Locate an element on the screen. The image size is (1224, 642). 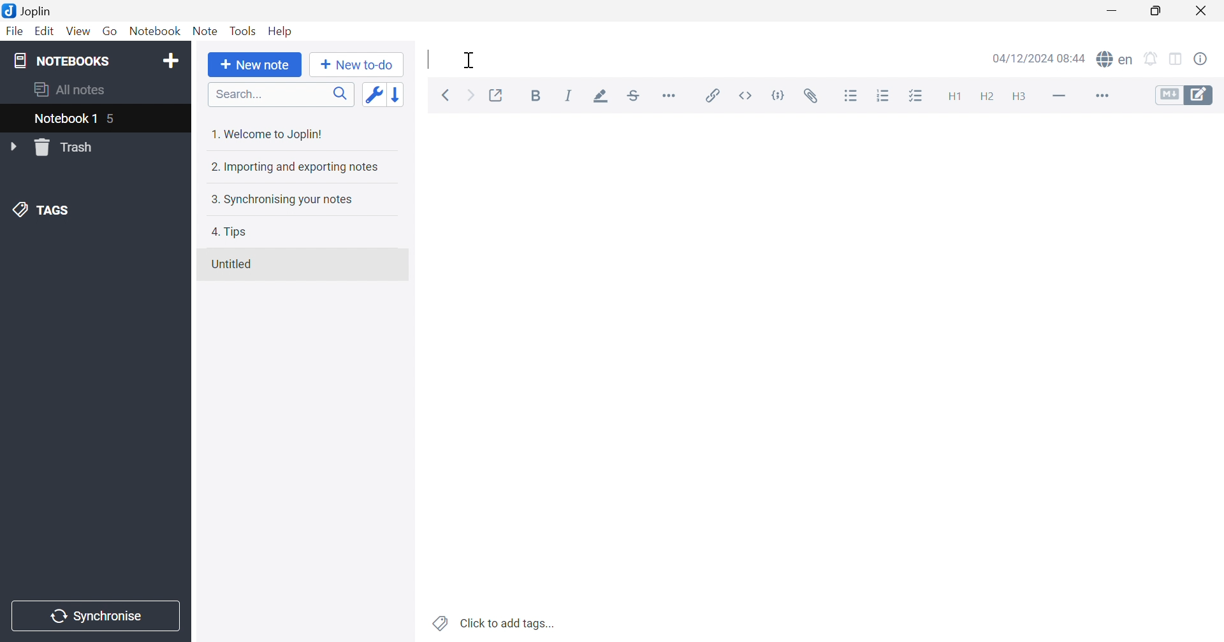
Click to add tags is located at coordinates (490, 622).